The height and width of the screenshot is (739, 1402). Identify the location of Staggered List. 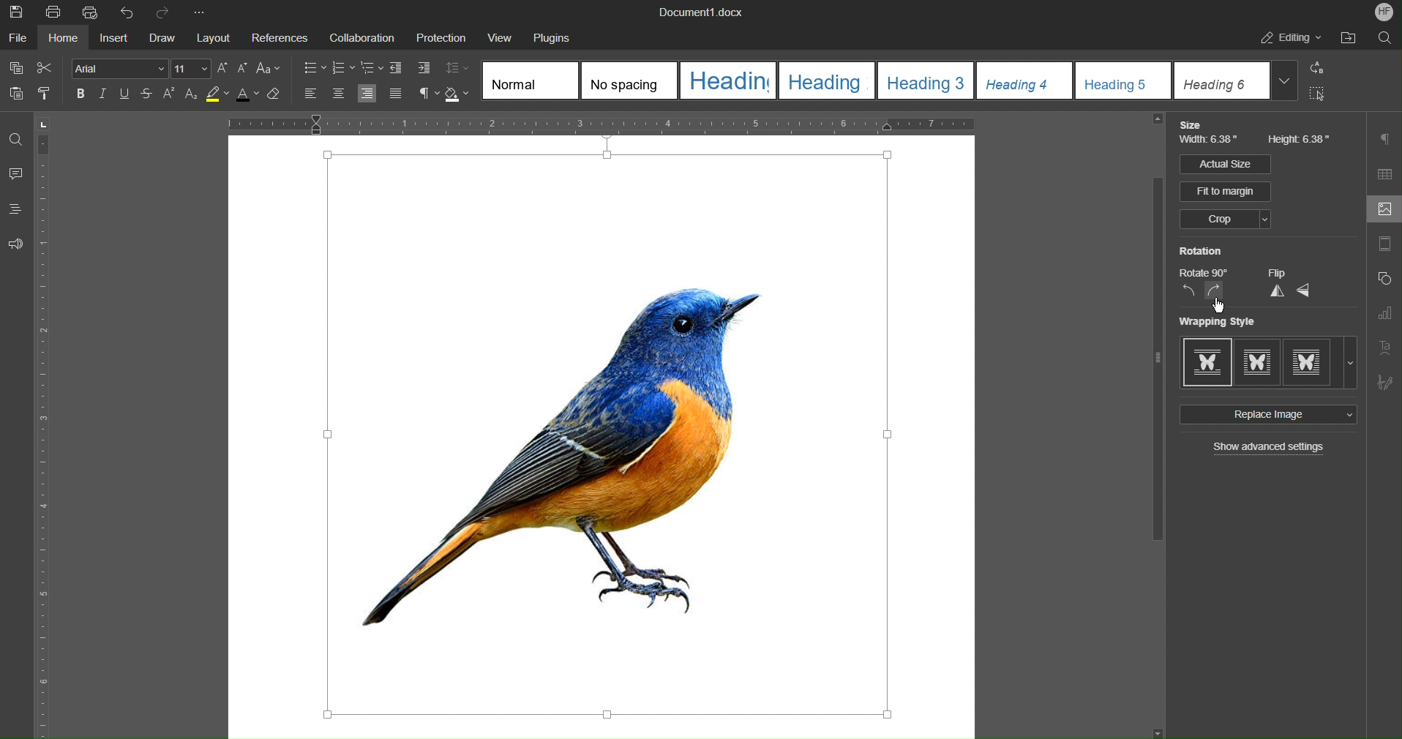
(371, 69).